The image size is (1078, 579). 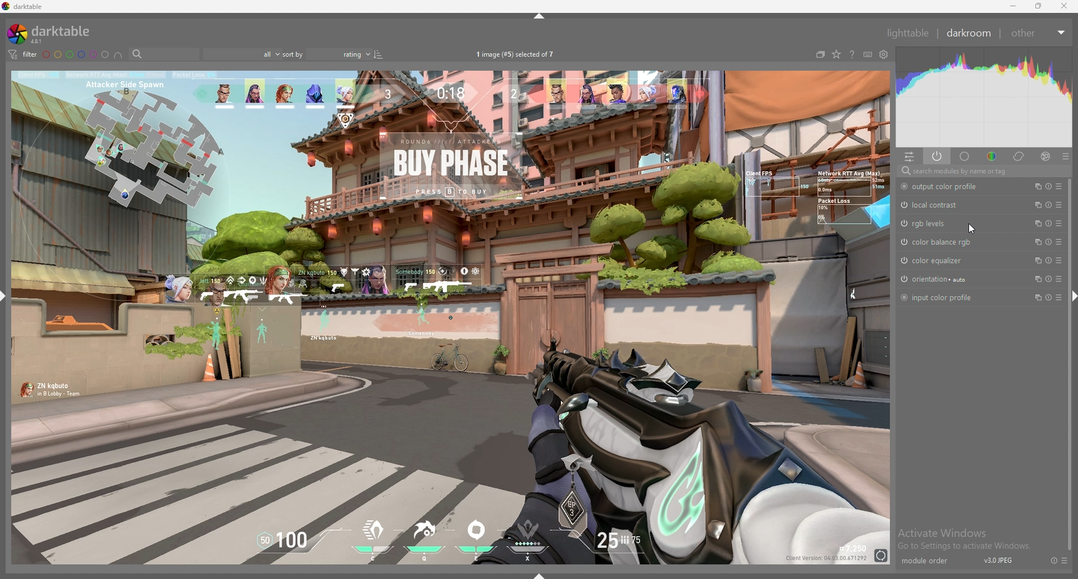 I want to click on effect, so click(x=1042, y=156).